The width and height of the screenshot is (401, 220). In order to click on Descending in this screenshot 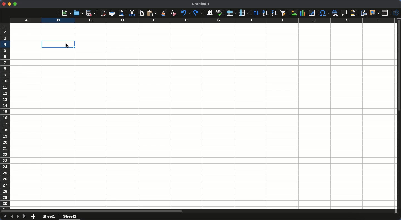, I will do `click(274, 13)`.